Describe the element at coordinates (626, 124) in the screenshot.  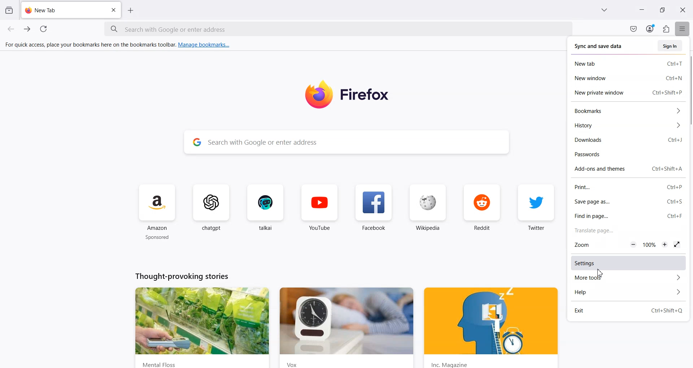
I see `History >` at that location.